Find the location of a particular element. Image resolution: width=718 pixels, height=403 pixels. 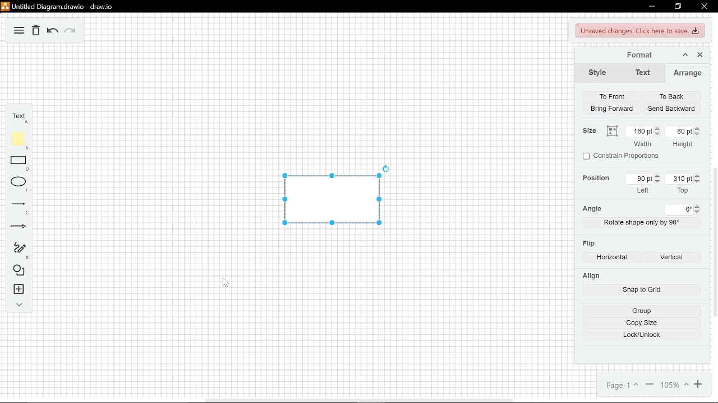

note is located at coordinates (21, 140).